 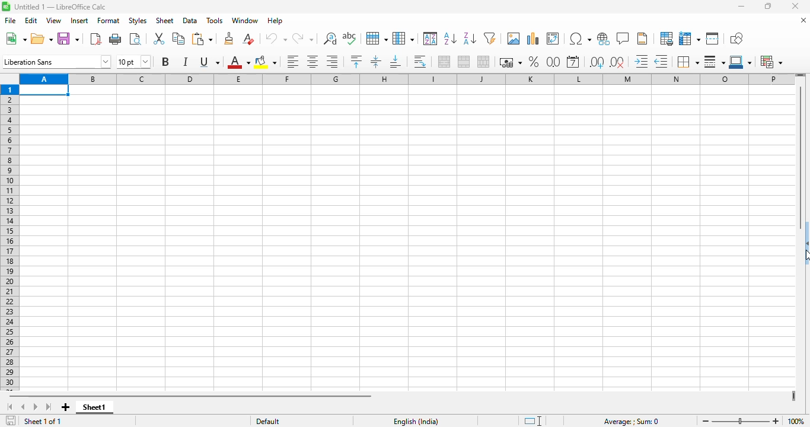 I want to click on autoFilter, so click(x=490, y=38).